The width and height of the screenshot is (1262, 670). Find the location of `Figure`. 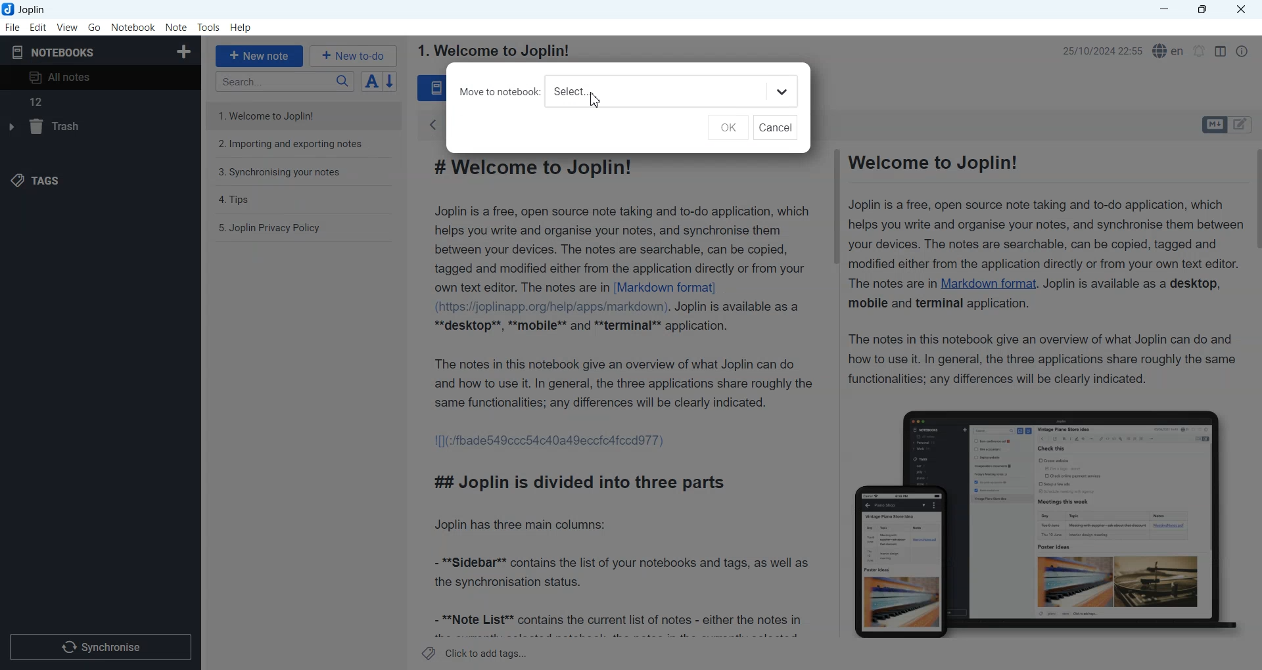

Figure is located at coordinates (1039, 517).